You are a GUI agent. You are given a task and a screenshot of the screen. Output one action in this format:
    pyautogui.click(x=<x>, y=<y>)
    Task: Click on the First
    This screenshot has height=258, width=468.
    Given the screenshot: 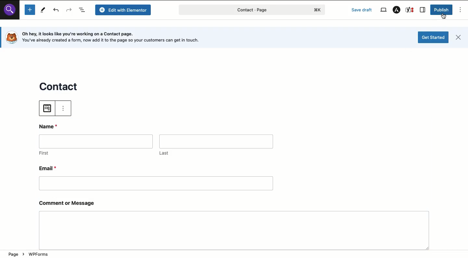 What is the action you would take?
    pyautogui.click(x=96, y=146)
    